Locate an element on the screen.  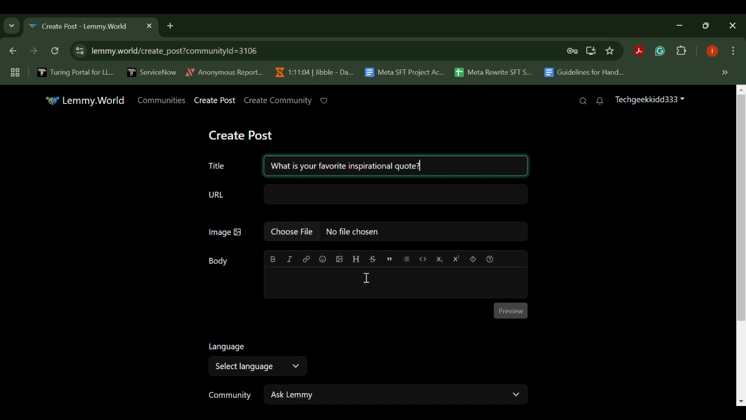
Tab Groups is located at coordinates (13, 73).